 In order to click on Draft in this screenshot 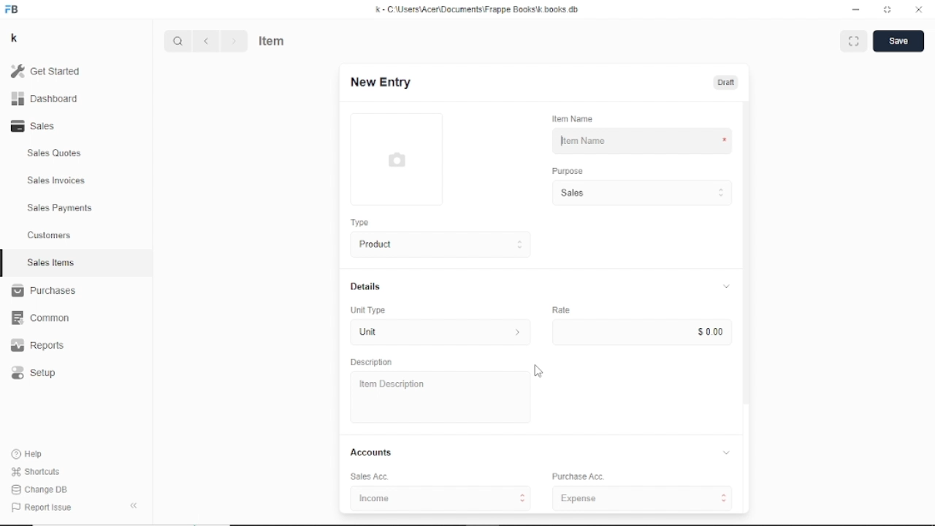, I will do `click(728, 83)`.